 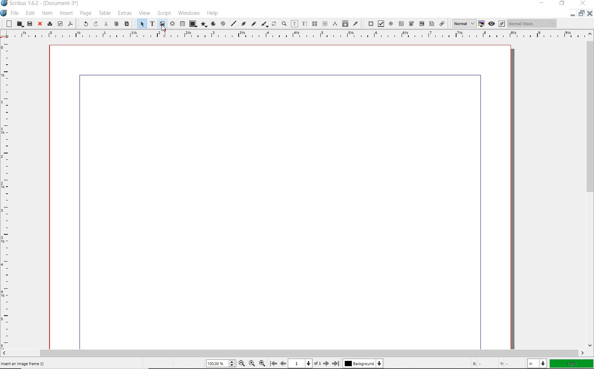 What do you see at coordinates (590, 189) in the screenshot?
I see `SCROLLBAR` at bounding box center [590, 189].